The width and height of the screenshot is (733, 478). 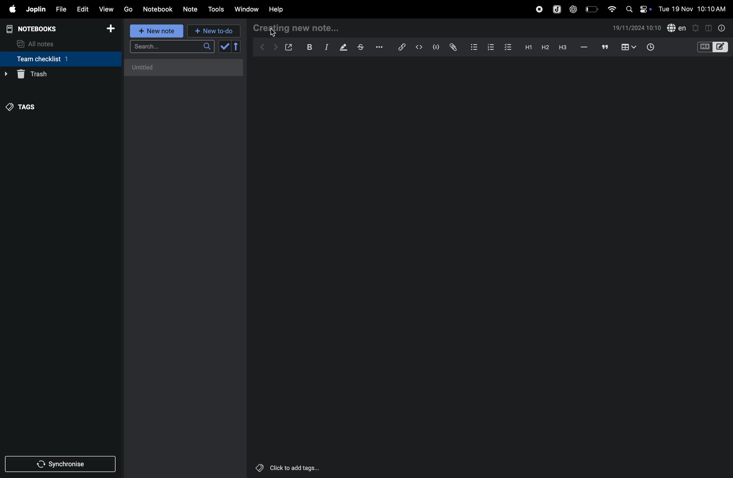 What do you see at coordinates (25, 105) in the screenshot?
I see `tags` at bounding box center [25, 105].